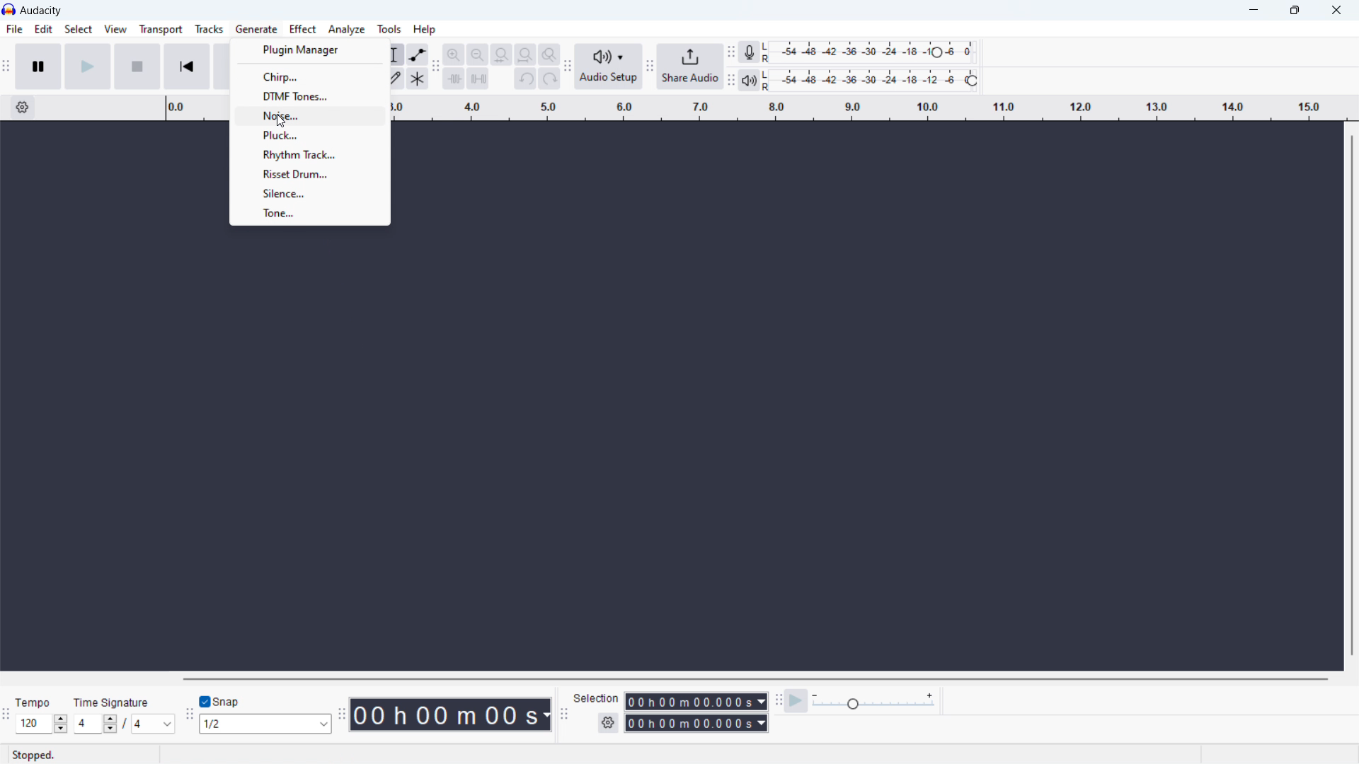 This screenshot has width=1359, height=764. I want to click on risset drum, so click(309, 174).